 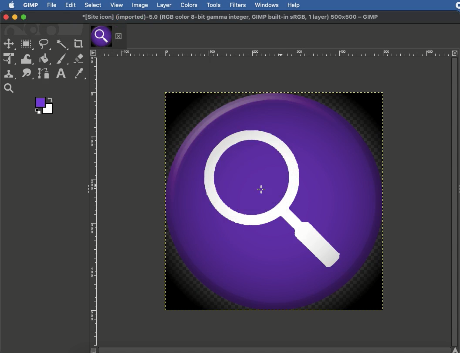 What do you see at coordinates (279, 53) in the screenshot?
I see `Scale` at bounding box center [279, 53].